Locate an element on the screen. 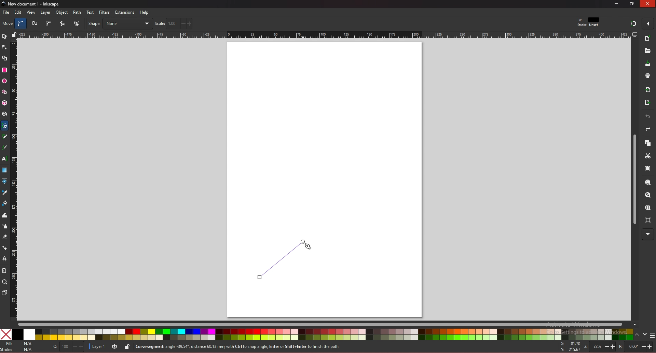  spiro path is located at coordinates (35, 24).